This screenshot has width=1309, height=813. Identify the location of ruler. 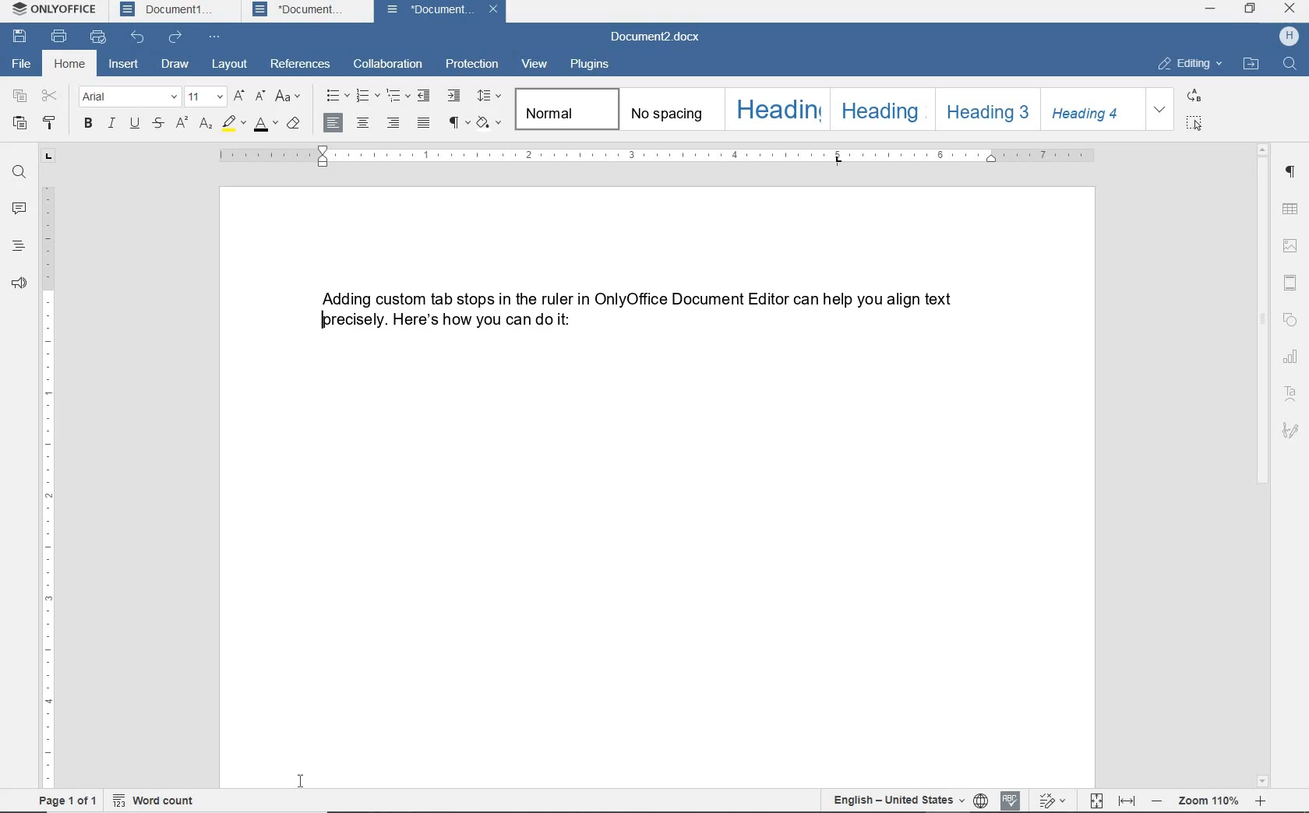
(655, 154).